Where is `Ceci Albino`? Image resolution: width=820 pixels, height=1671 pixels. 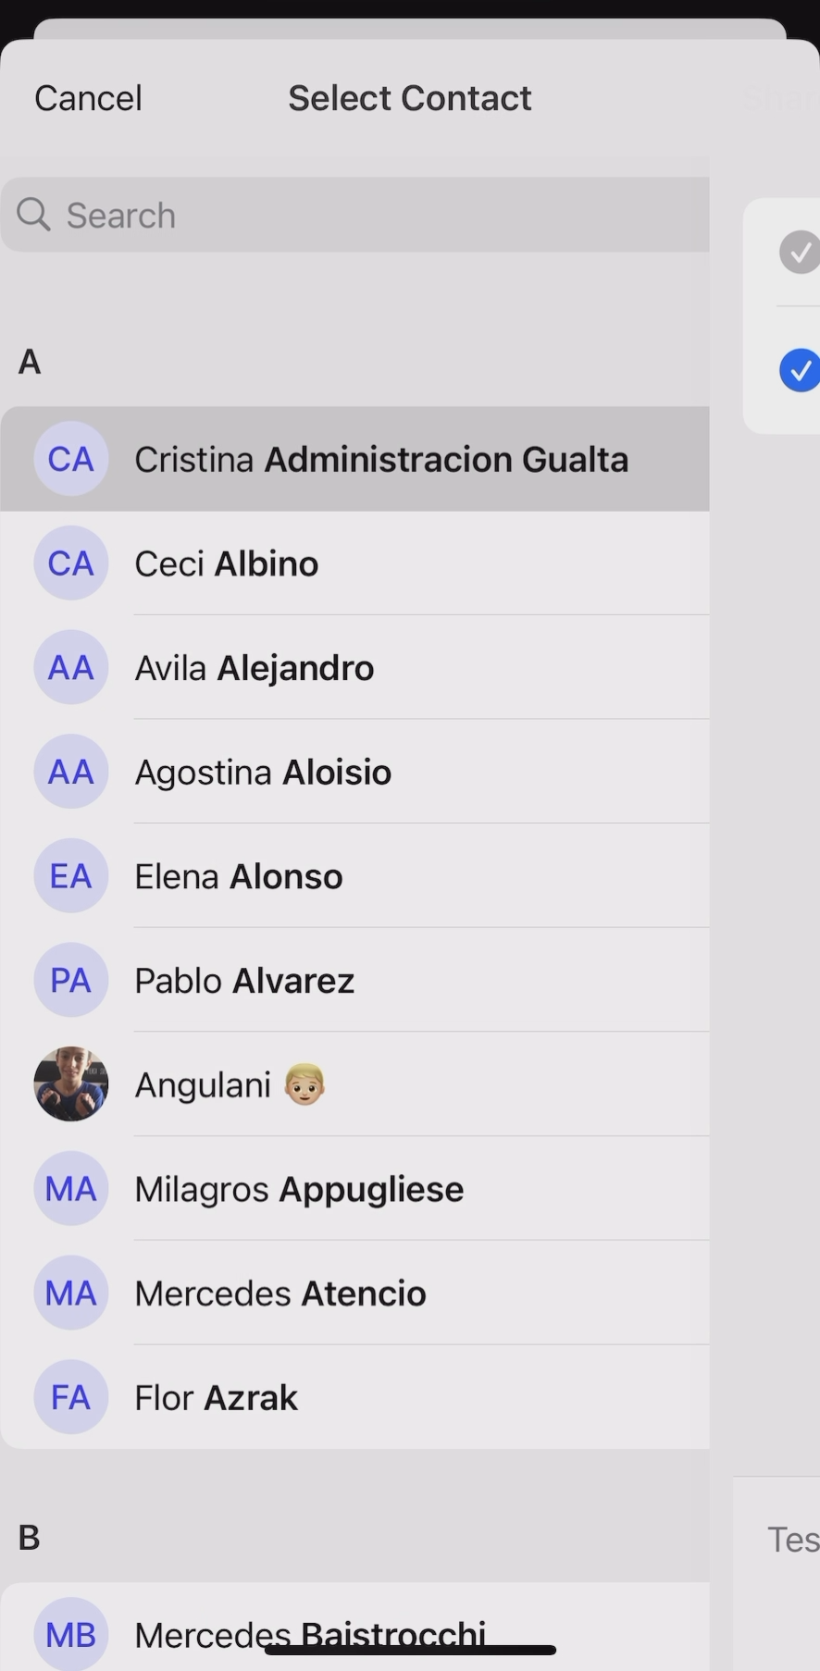
Ceci Albino is located at coordinates (183, 567).